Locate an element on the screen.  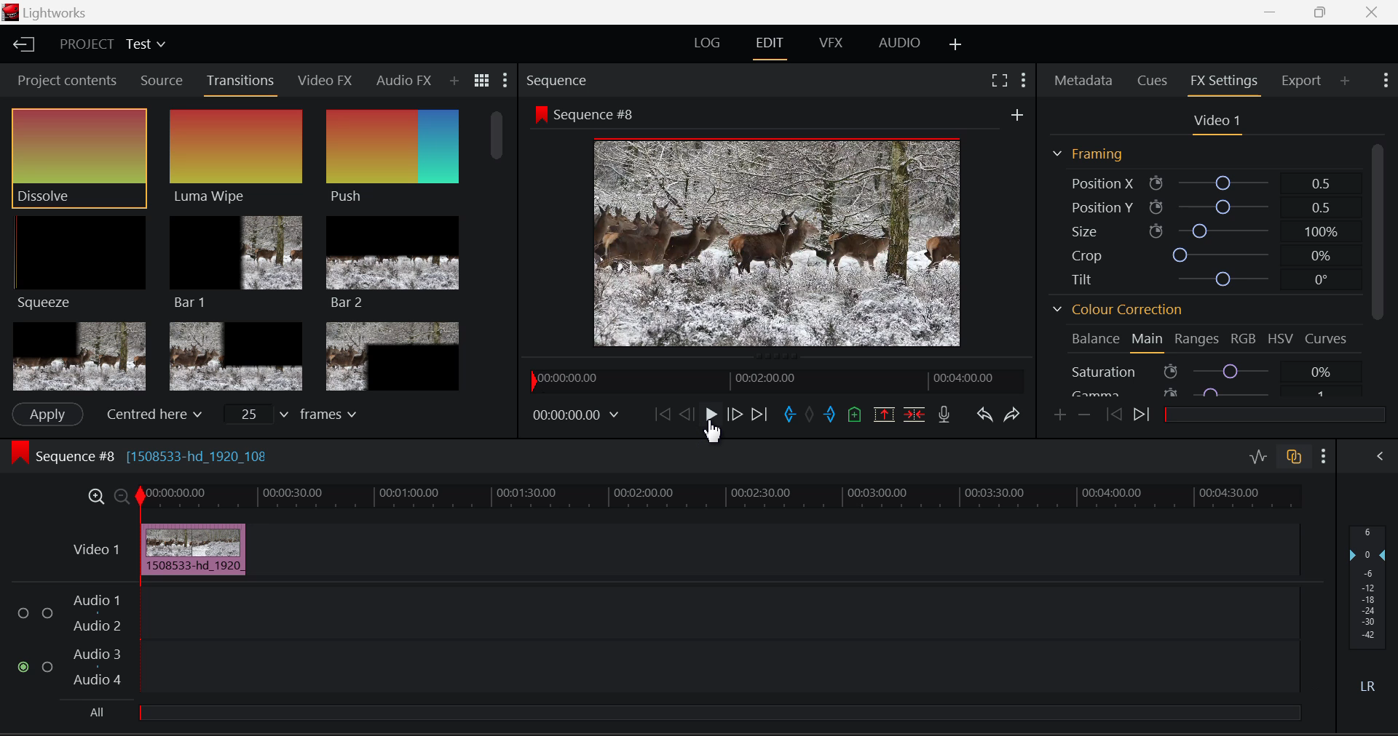
Source is located at coordinates (162, 81).